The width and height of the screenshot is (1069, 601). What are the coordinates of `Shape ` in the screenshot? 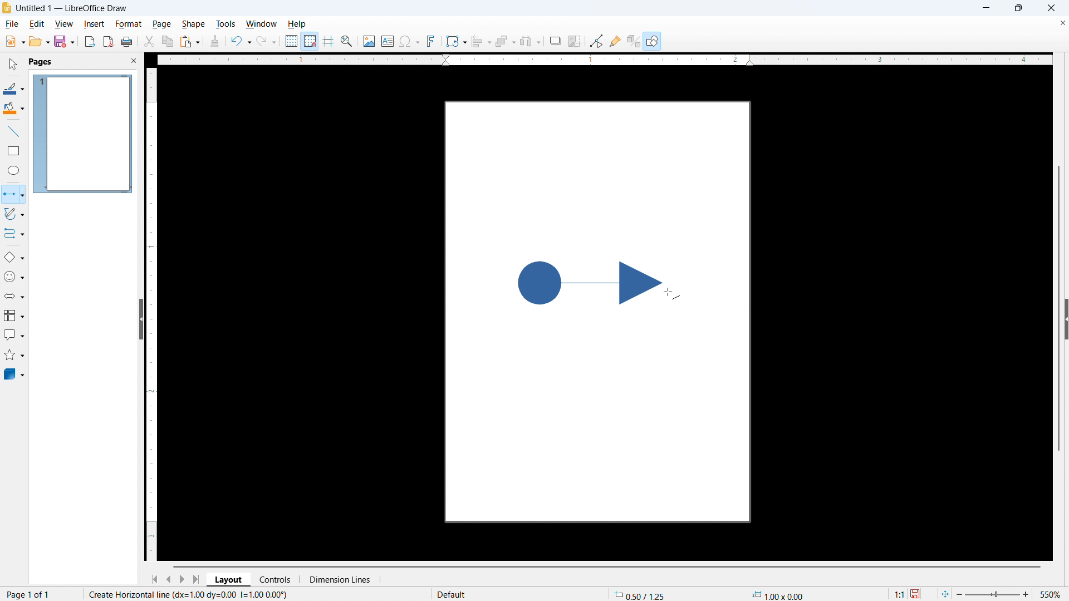 It's located at (193, 24).